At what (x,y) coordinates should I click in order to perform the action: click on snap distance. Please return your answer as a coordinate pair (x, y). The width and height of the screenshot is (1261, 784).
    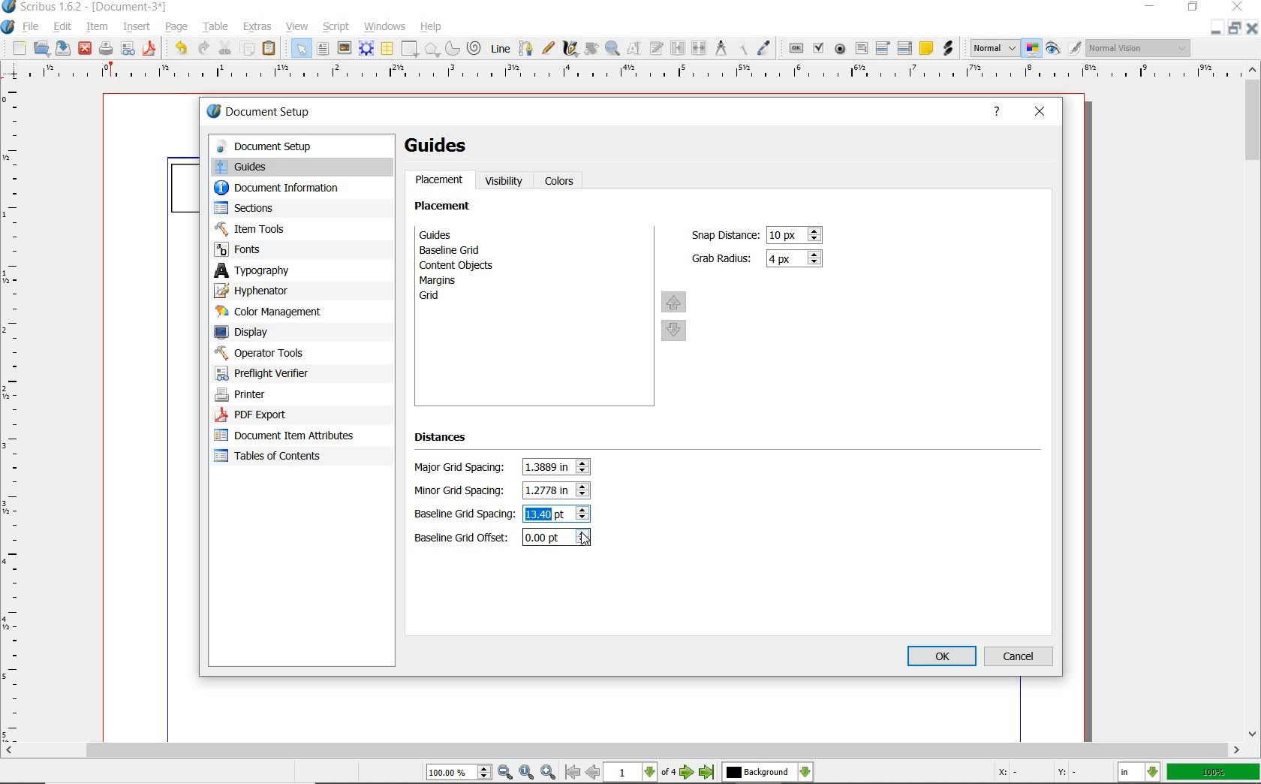
    Looking at the image, I should click on (796, 235).